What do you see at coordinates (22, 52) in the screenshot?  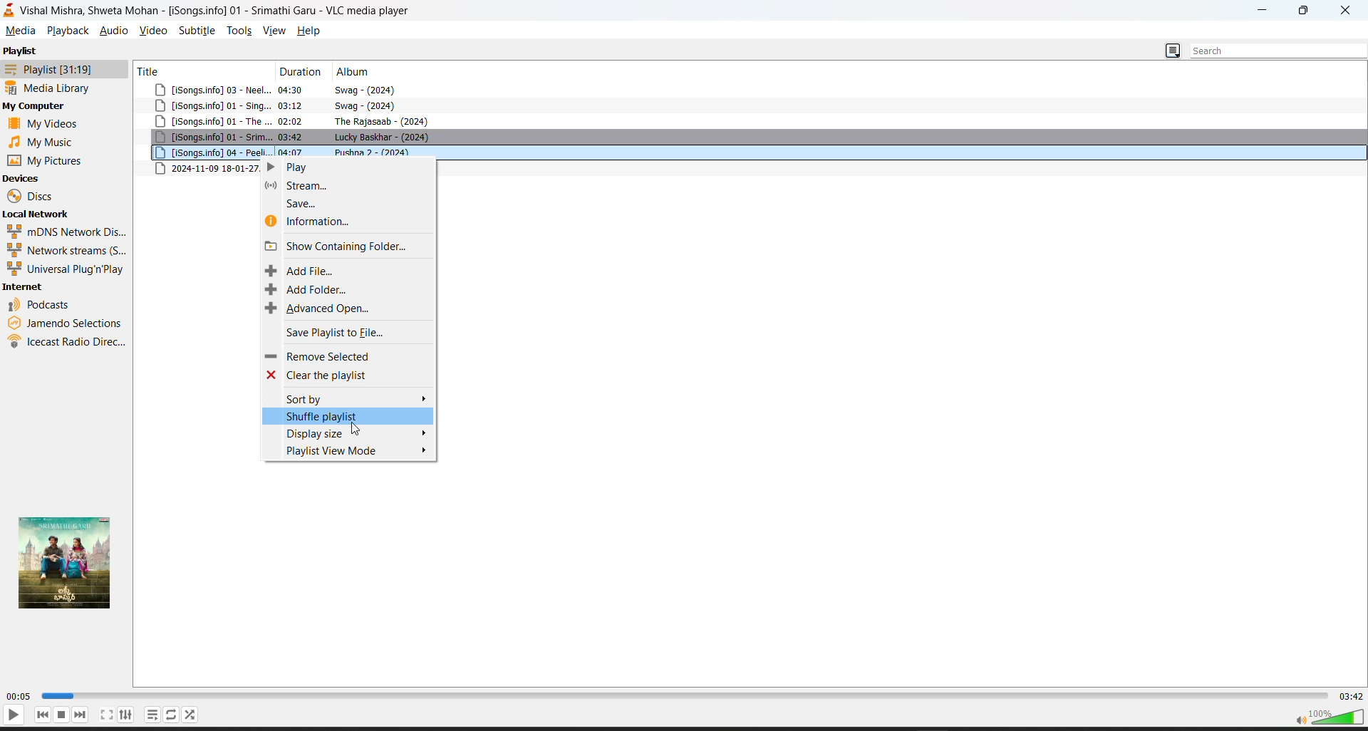 I see `playlist` at bounding box center [22, 52].